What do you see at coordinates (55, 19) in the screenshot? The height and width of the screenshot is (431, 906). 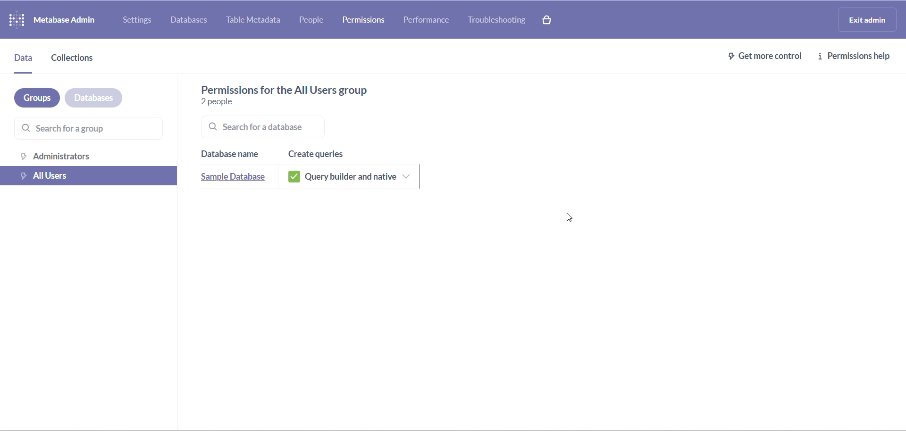 I see `logo and name` at bounding box center [55, 19].